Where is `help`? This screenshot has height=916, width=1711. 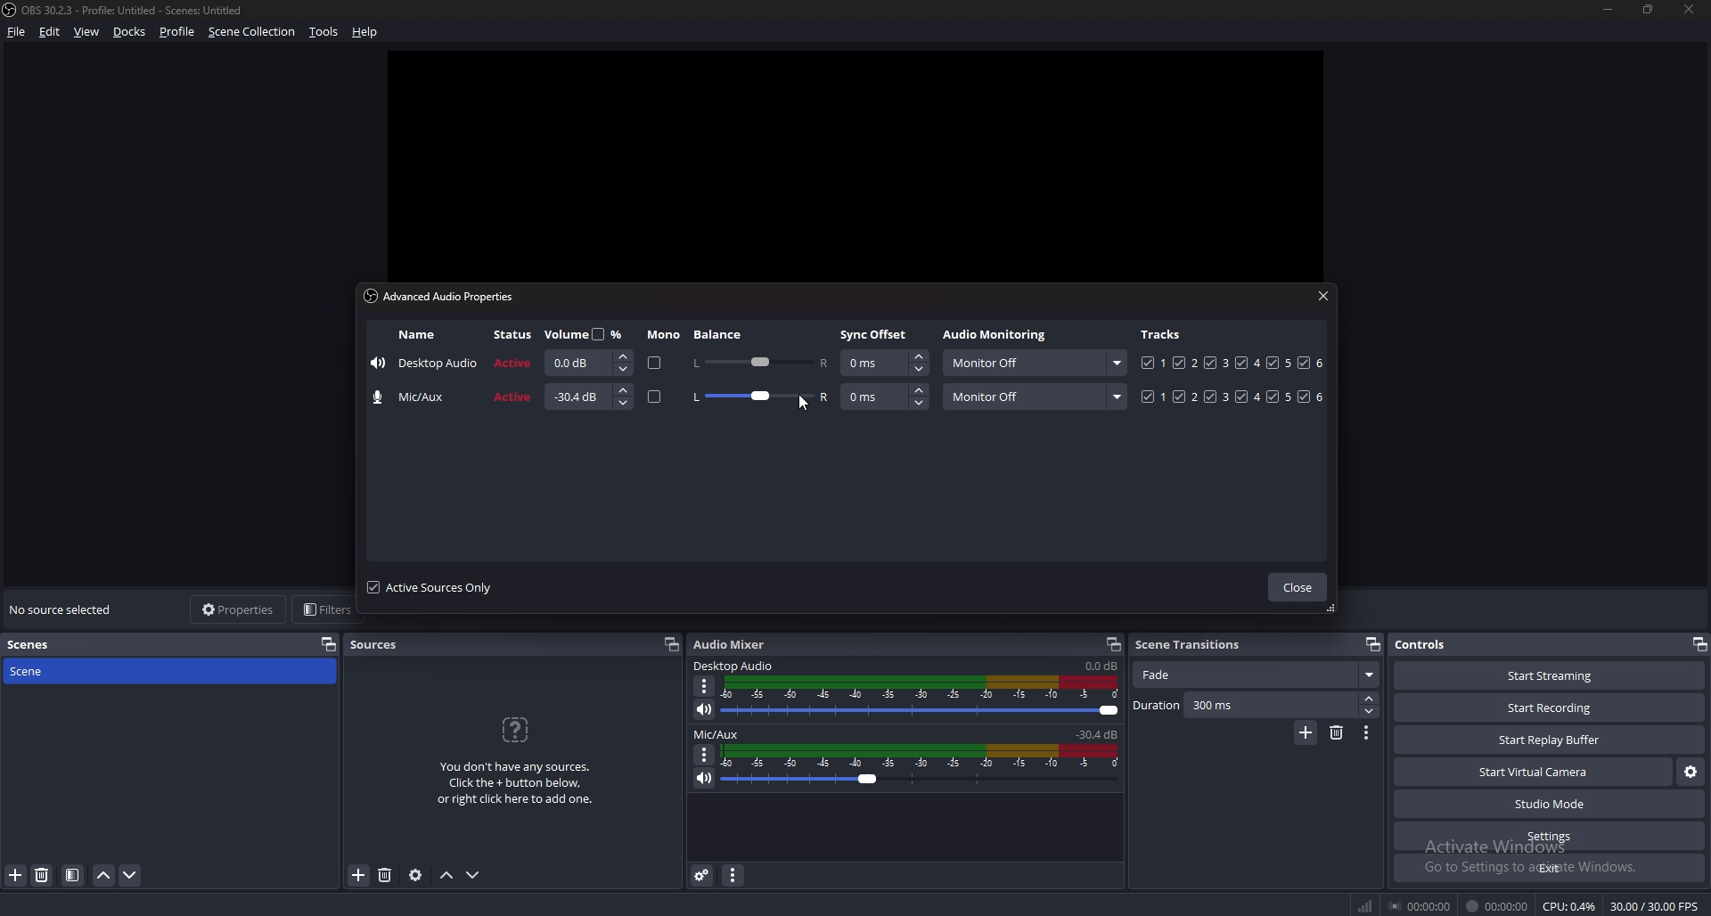
help is located at coordinates (365, 31).